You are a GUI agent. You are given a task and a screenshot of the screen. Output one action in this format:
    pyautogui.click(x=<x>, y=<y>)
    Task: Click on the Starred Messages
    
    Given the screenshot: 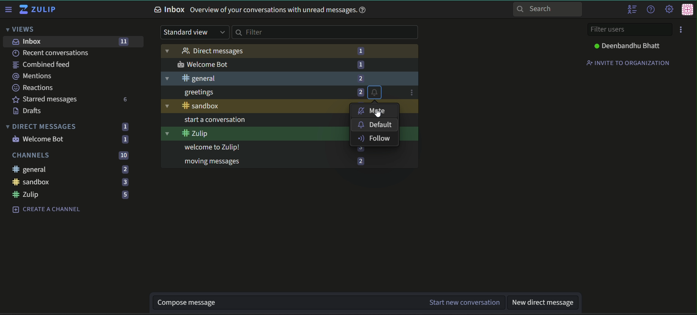 What is the action you would take?
    pyautogui.click(x=44, y=99)
    